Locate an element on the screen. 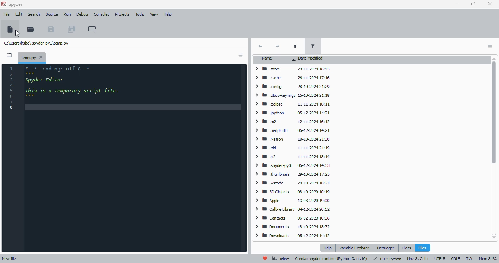  new file is located at coordinates (11, 29).